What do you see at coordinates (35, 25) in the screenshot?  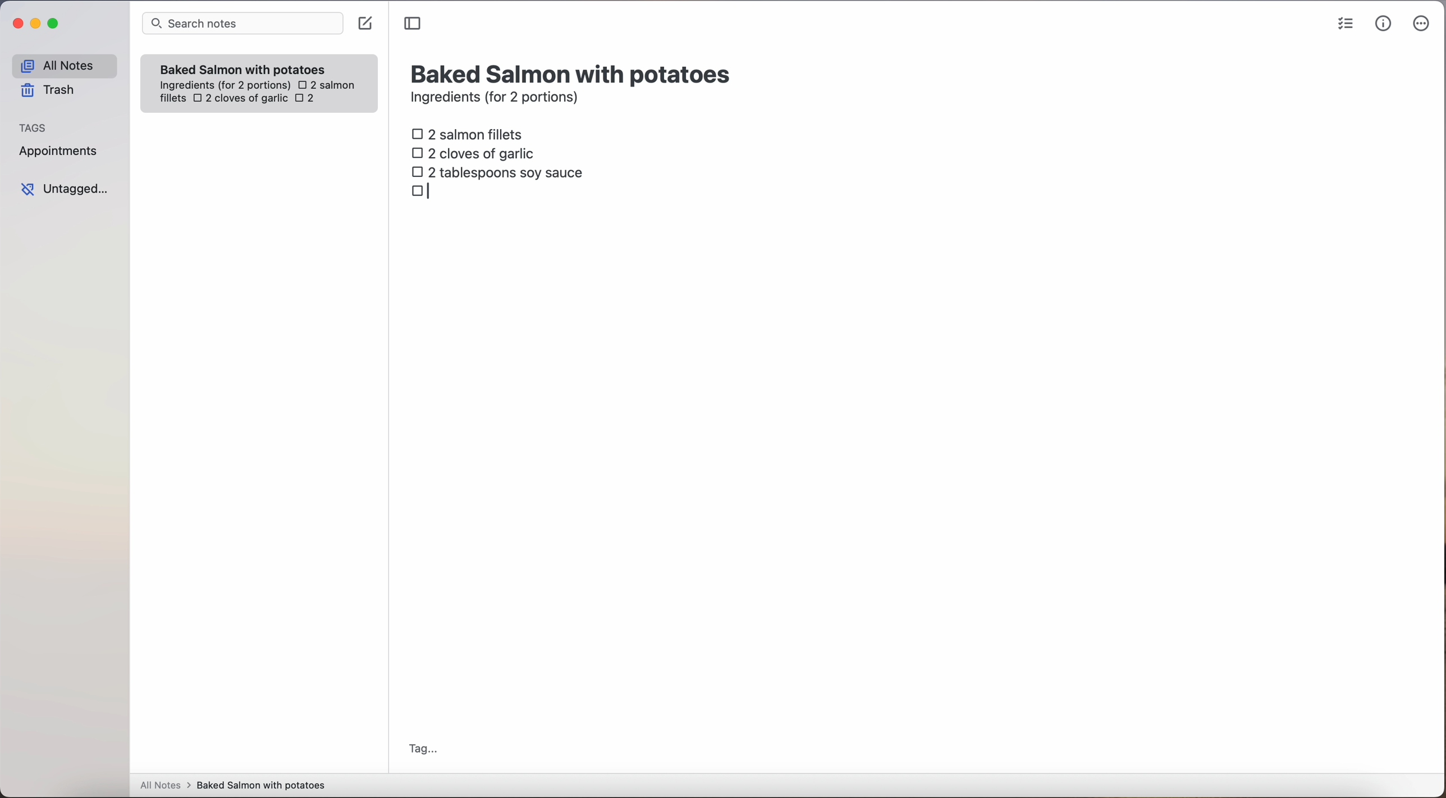 I see `minimize Simplenote` at bounding box center [35, 25].